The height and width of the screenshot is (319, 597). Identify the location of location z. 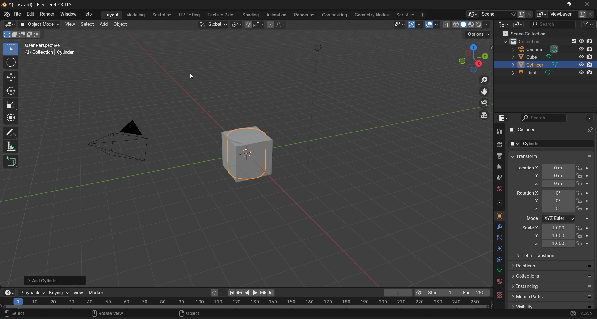
(553, 183).